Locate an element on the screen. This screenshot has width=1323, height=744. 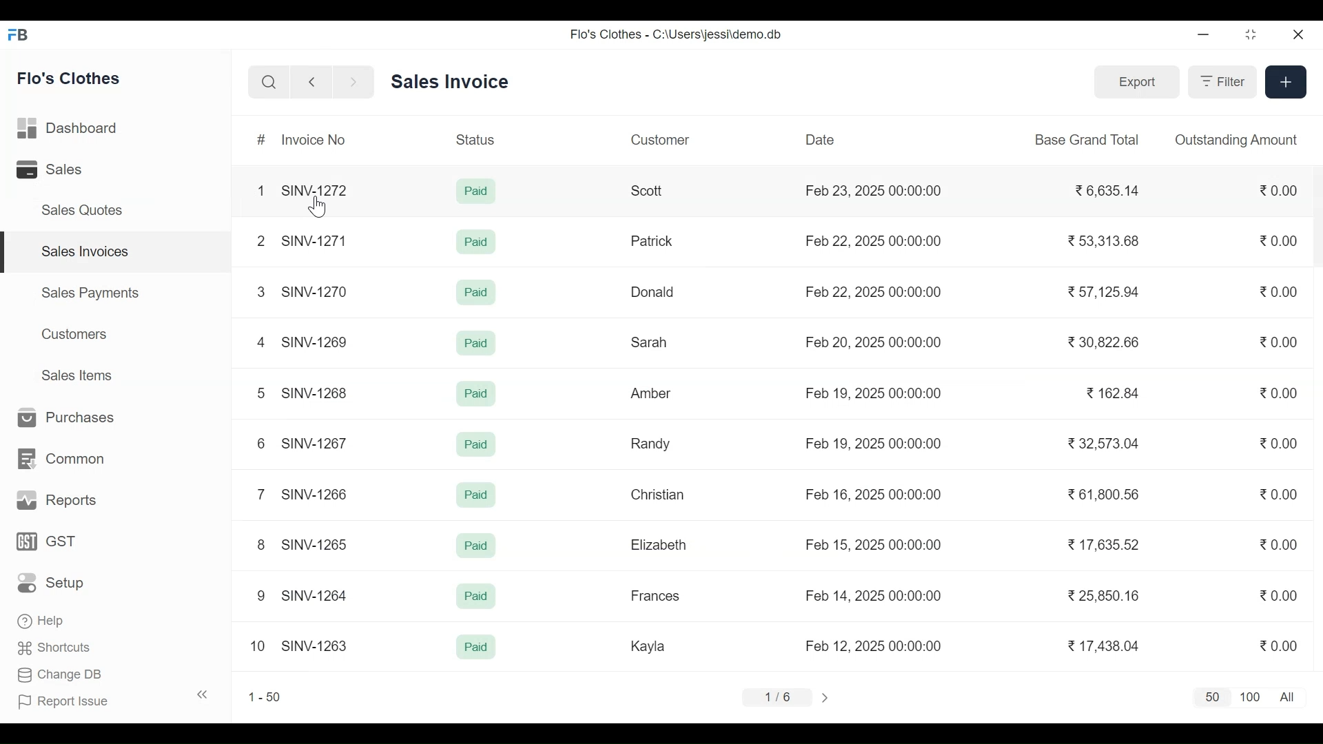
5 is located at coordinates (262, 393).